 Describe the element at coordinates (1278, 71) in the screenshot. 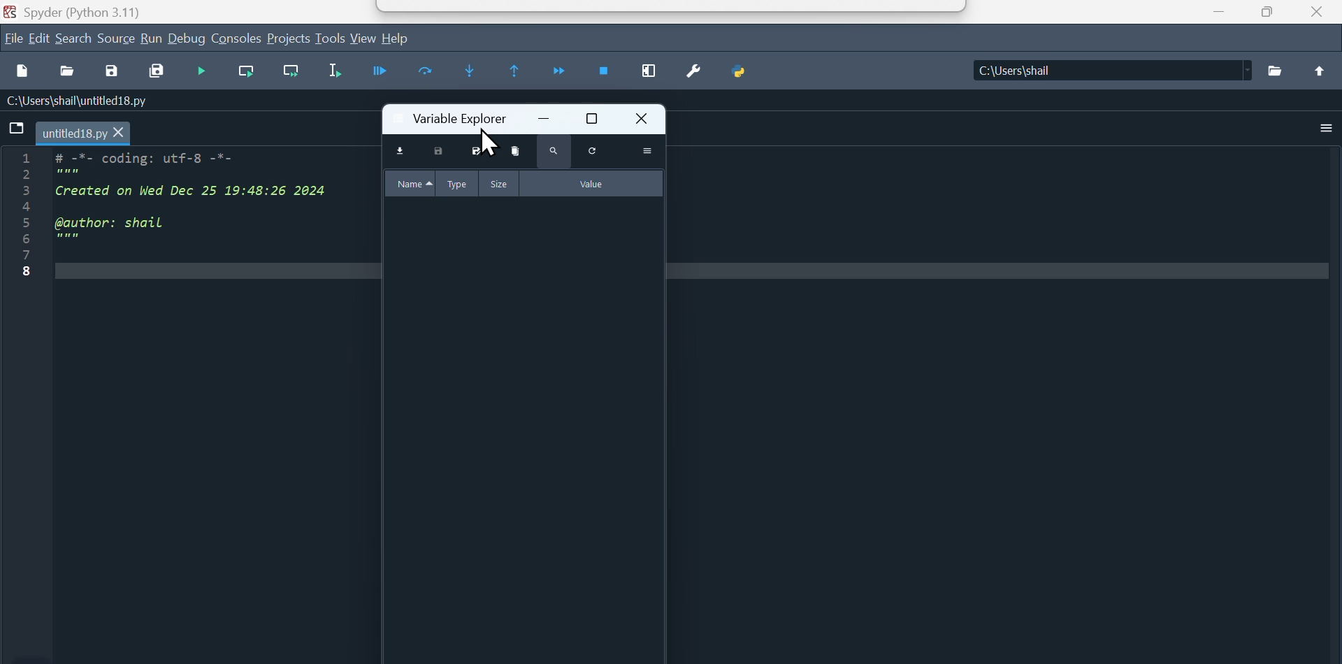

I see `open folder` at that location.